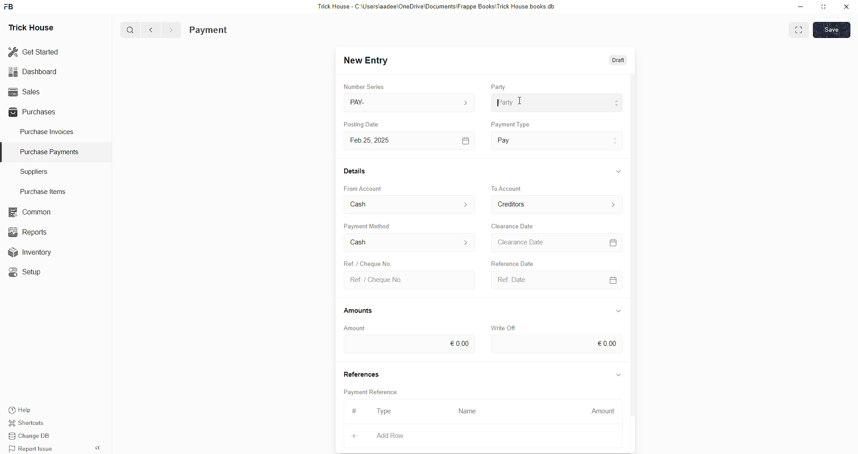 The image size is (858, 454). Describe the element at coordinates (48, 131) in the screenshot. I see `Purchase Invoices` at that location.